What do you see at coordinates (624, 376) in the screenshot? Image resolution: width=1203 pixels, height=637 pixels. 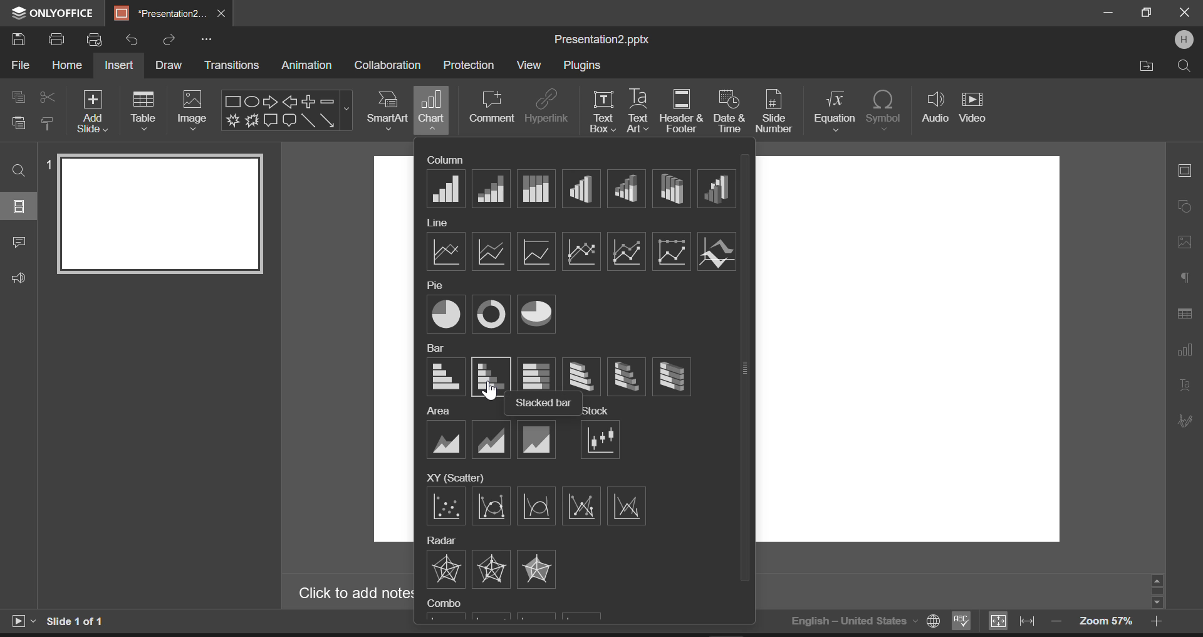 I see `3-D Stacked Bar` at bounding box center [624, 376].